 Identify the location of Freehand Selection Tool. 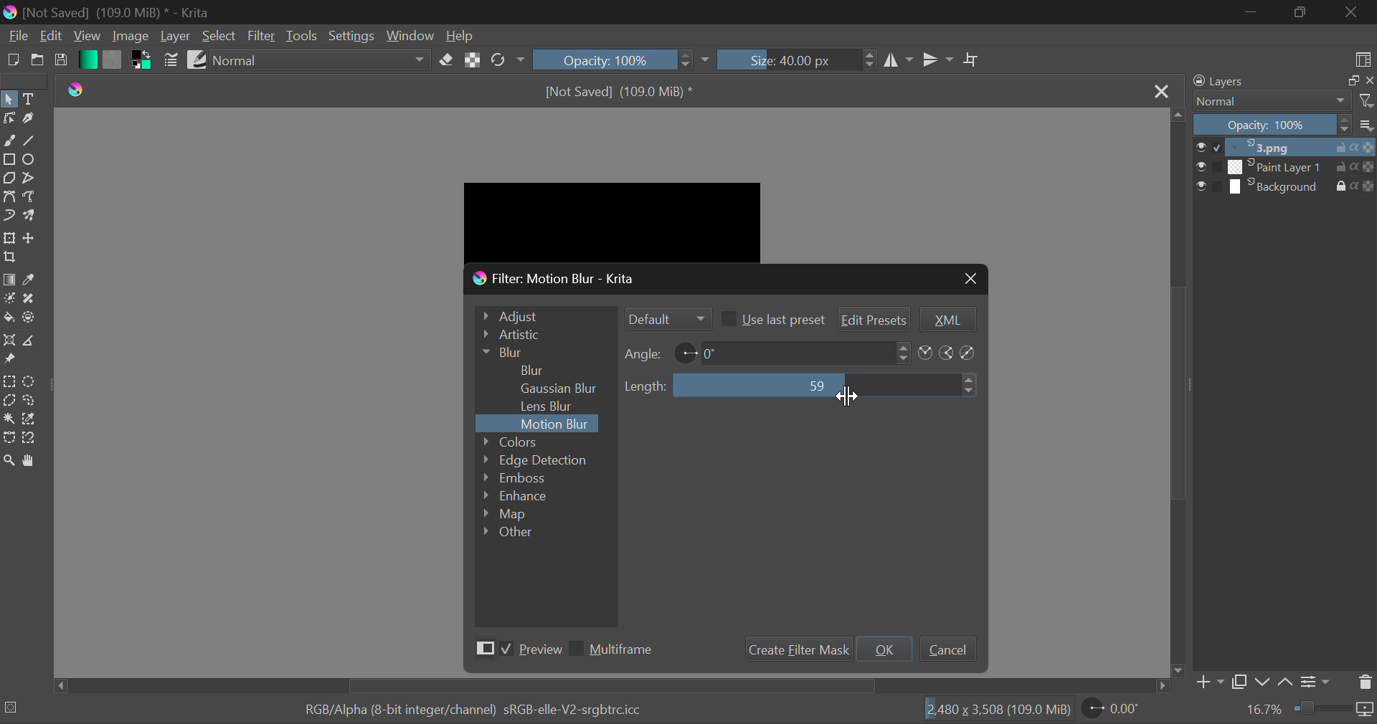
(29, 401).